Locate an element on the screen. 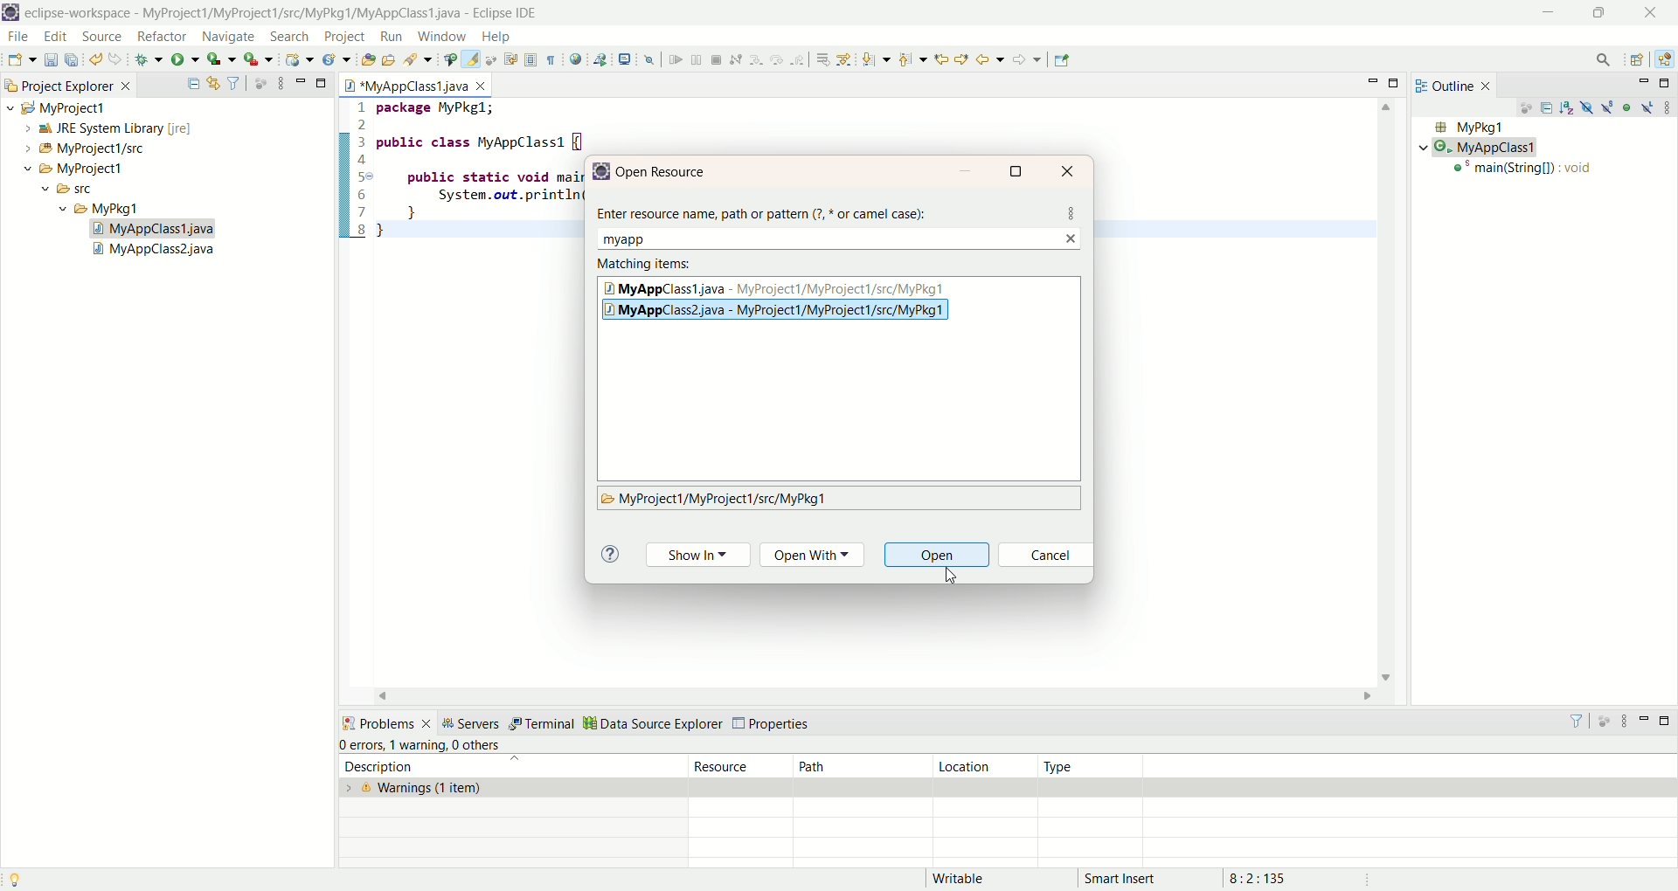 The height and width of the screenshot is (891, 1678). writable is located at coordinates (968, 879).